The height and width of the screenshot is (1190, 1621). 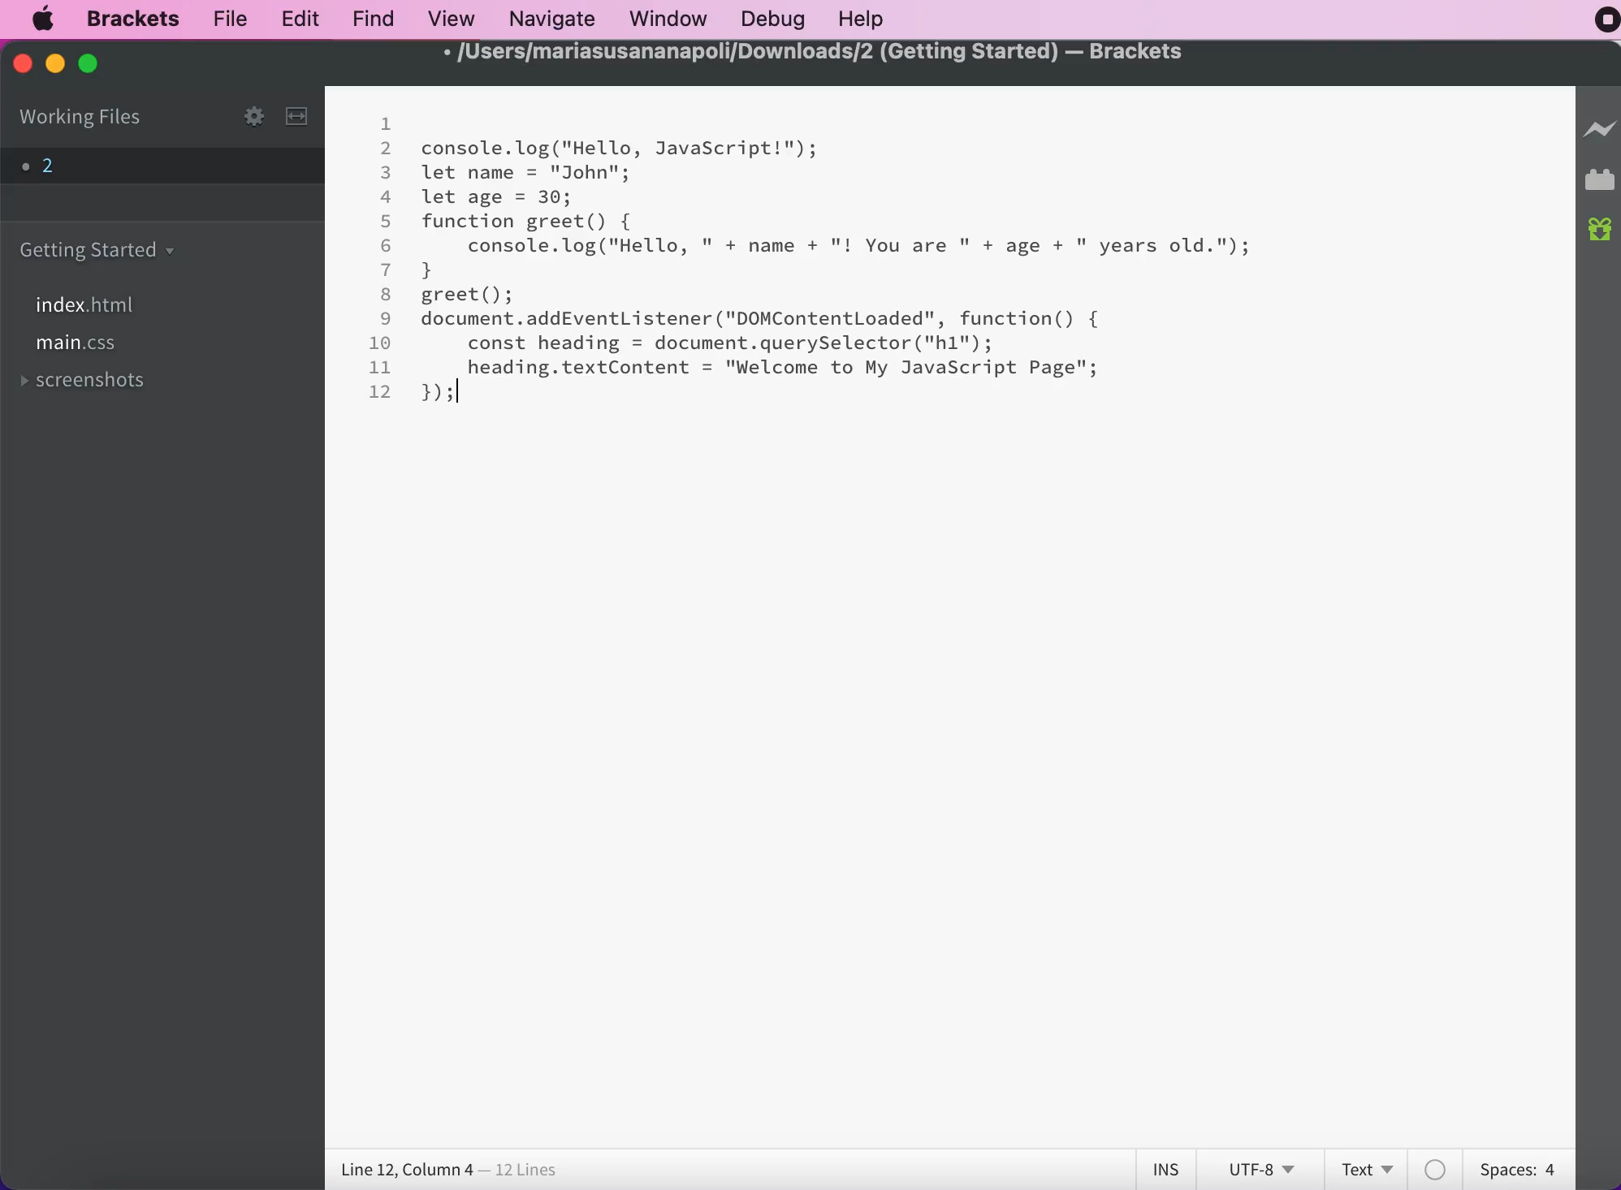 What do you see at coordinates (450, 17) in the screenshot?
I see `view` at bounding box center [450, 17].